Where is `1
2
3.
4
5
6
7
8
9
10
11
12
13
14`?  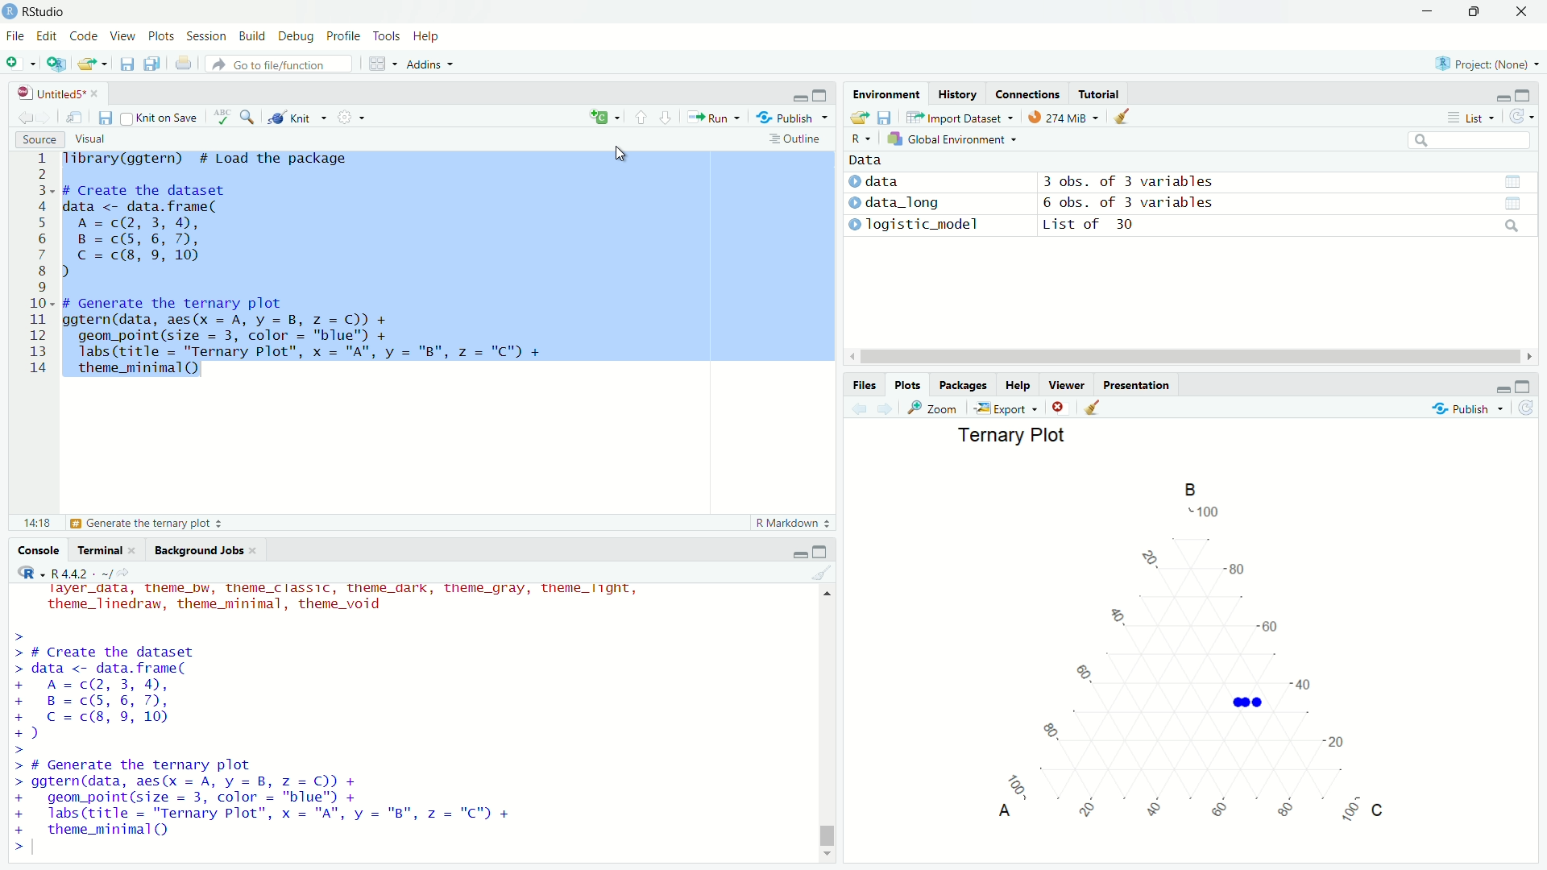
1
2
3.
4
5
6
7
8
9
10
11
12
13
14 is located at coordinates (42, 267).